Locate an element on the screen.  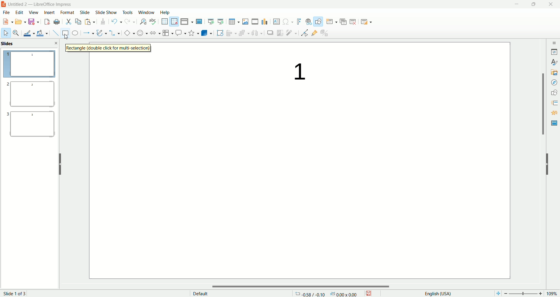
start from first slide is located at coordinates (211, 21).